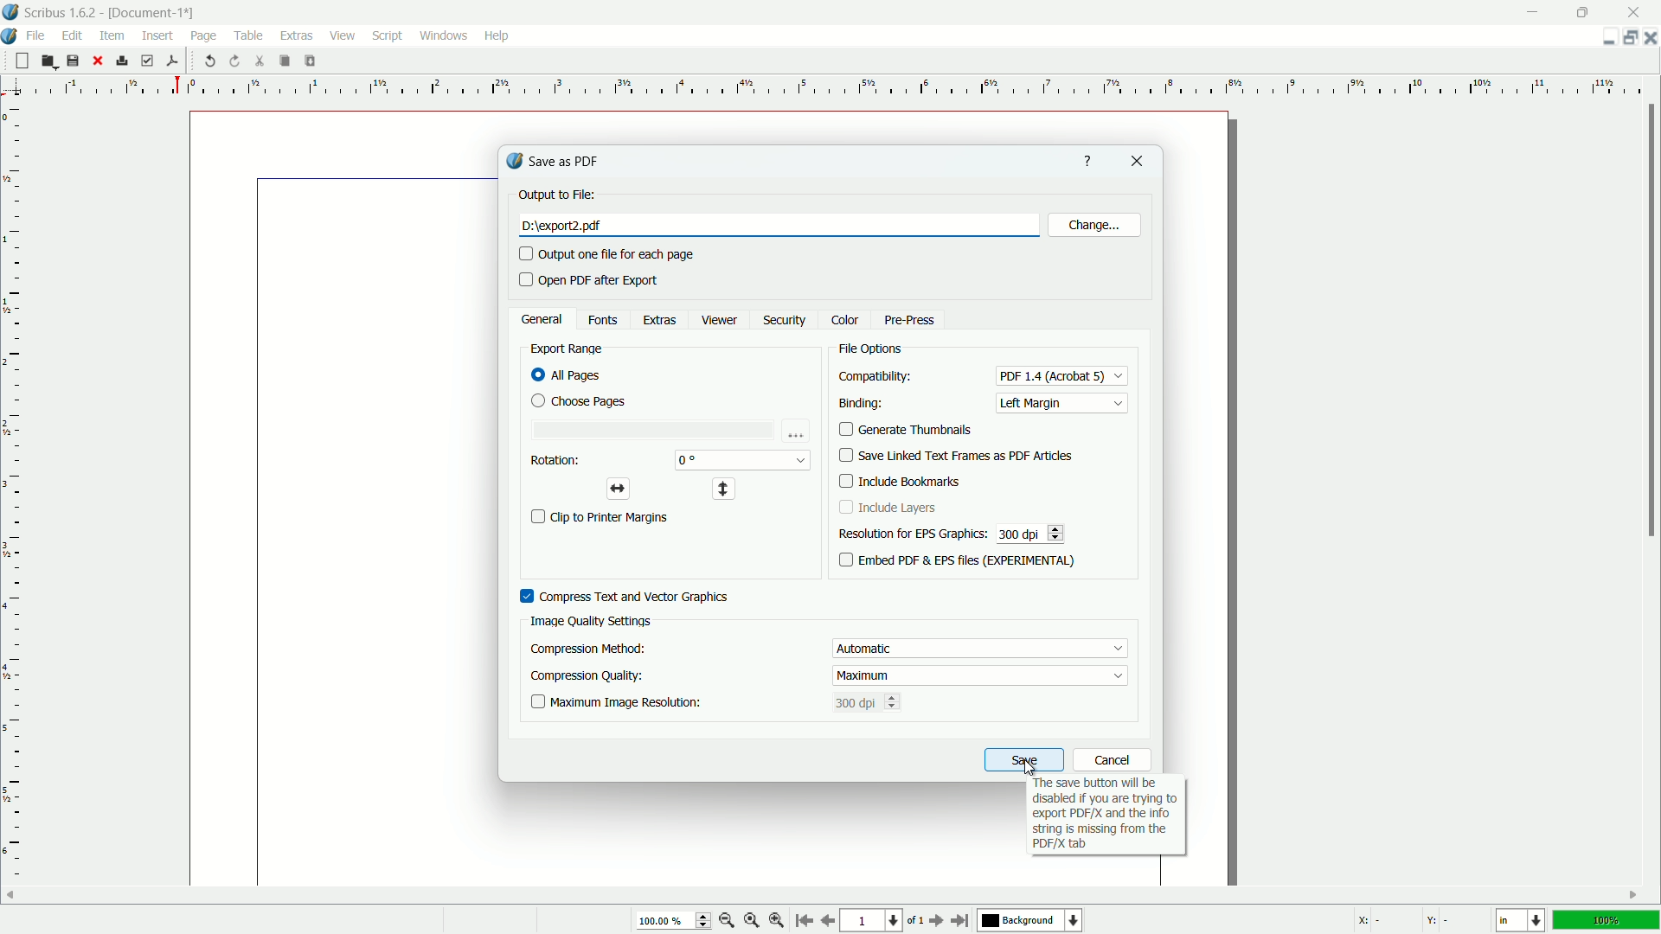 Image resolution: width=1661 pixels, height=934 pixels. I want to click on cut, so click(257, 61).